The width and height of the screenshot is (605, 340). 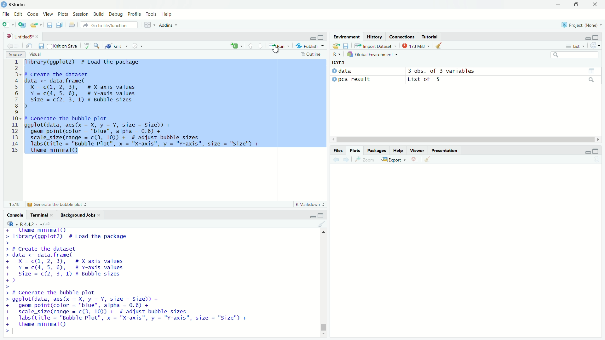 What do you see at coordinates (236, 46) in the screenshot?
I see `language select` at bounding box center [236, 46].